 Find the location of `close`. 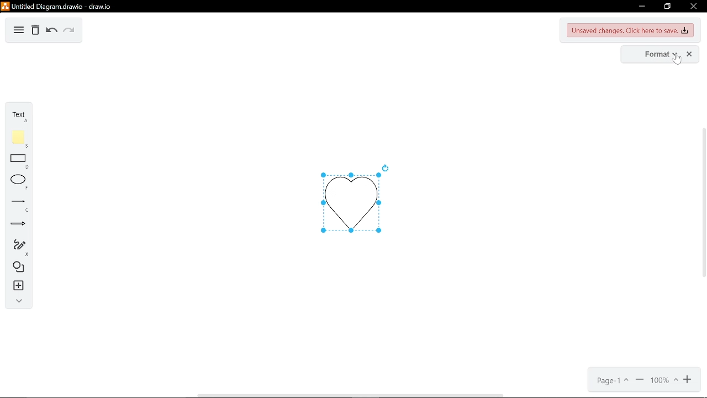

close is located at coordinates (691, 55).